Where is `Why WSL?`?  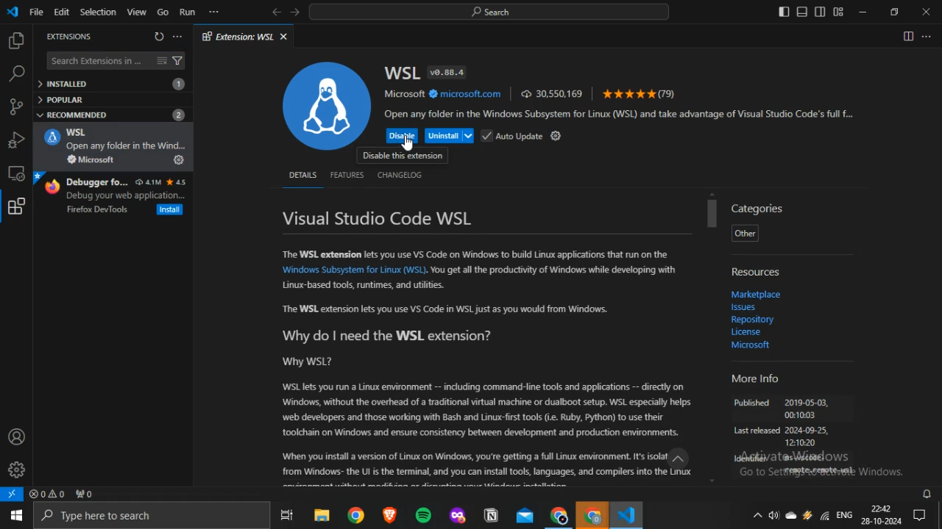
Why WSL? is located at coordinates (308, 364).